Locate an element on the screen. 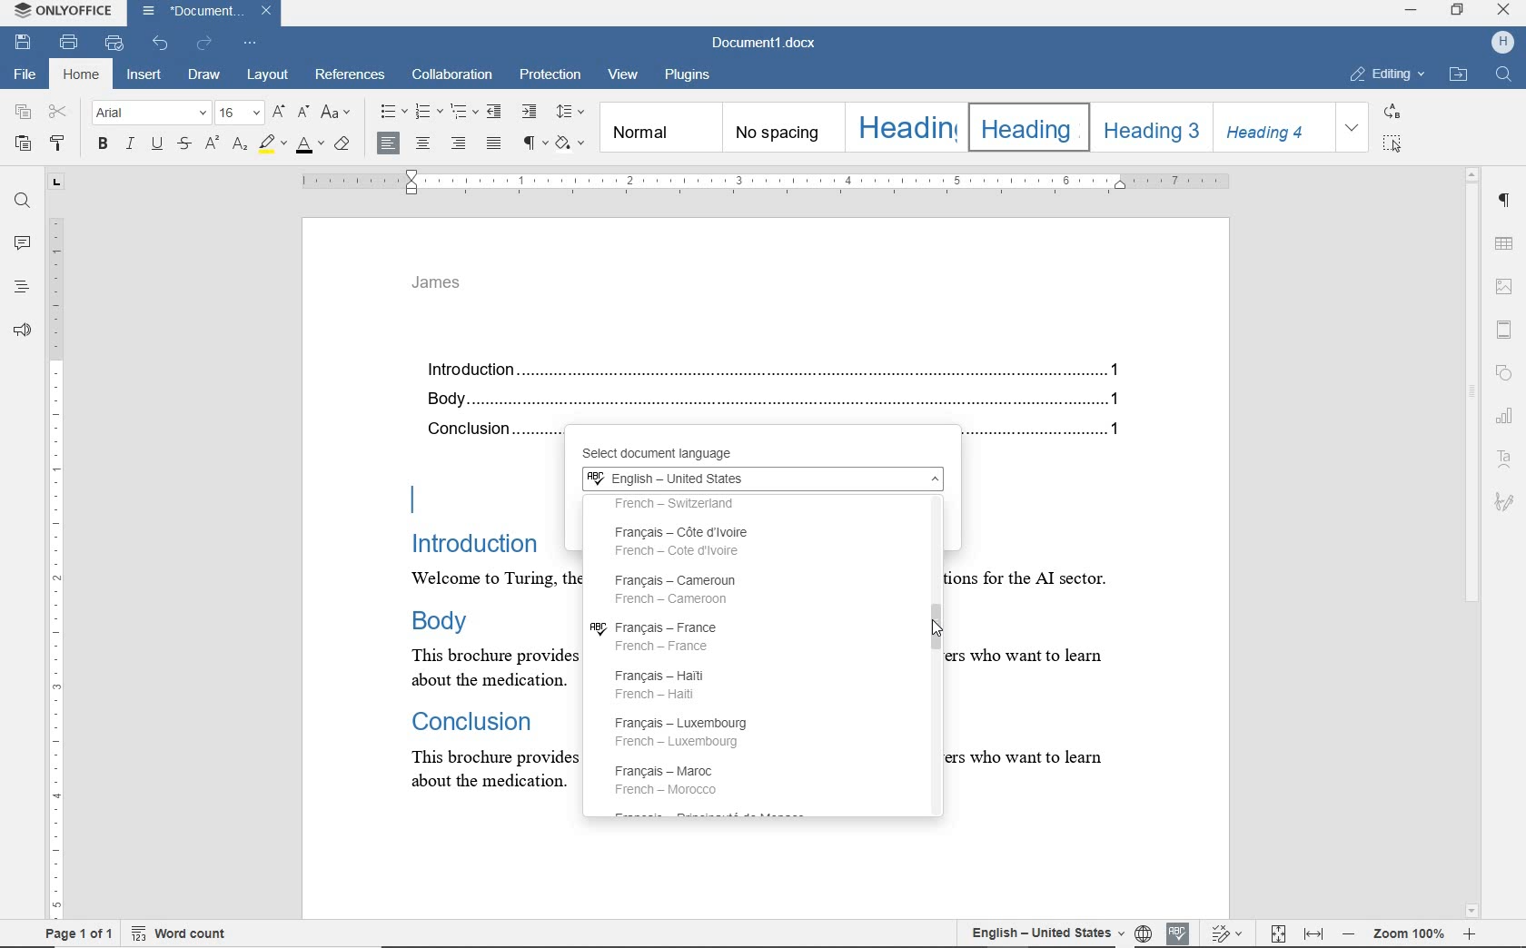  set document language is located at coordinates (1038, 932).